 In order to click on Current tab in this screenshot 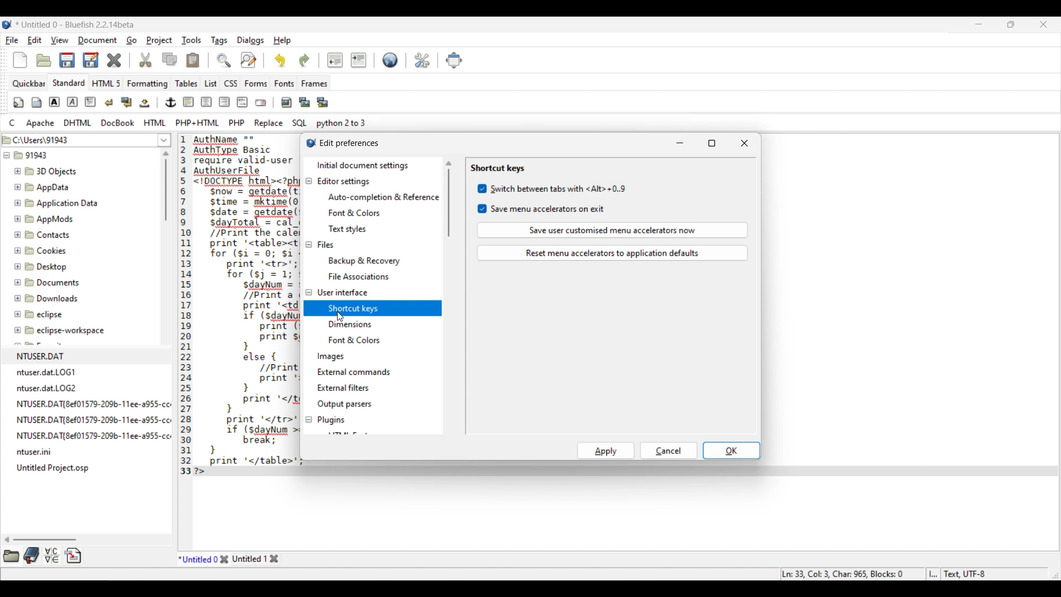, I will do `click(197, 558)`.